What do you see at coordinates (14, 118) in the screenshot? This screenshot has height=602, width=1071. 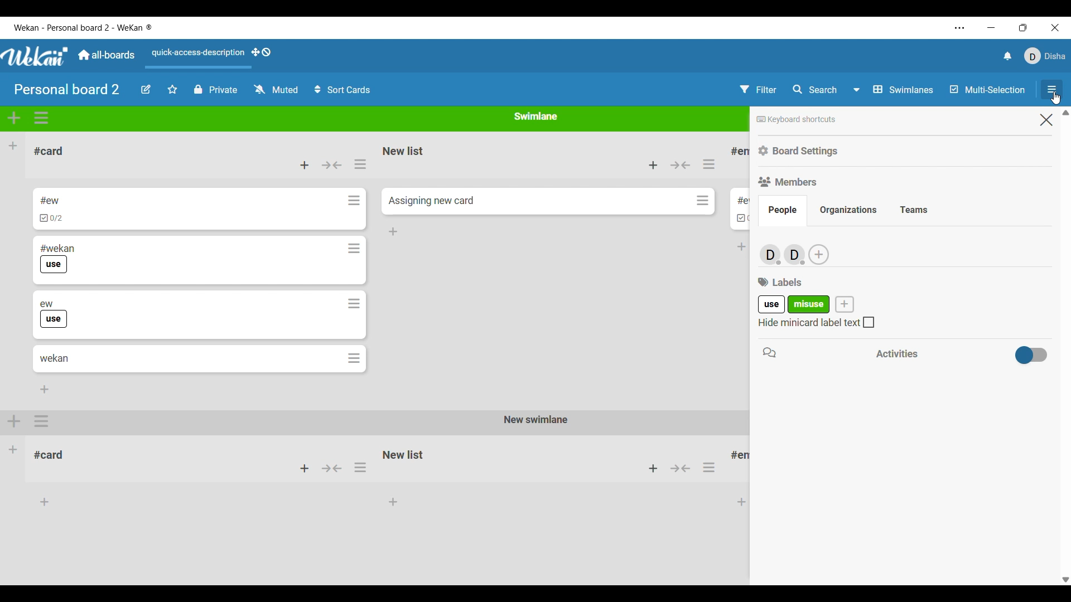 I see `Add swimlane` at bounding box center [14, 118].